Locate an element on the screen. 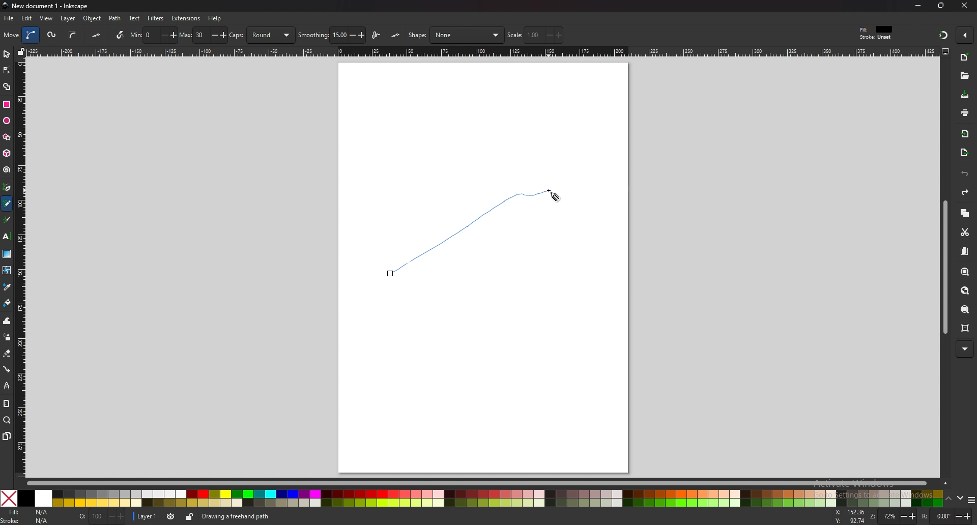  paste is located at coordinates (964, 251).